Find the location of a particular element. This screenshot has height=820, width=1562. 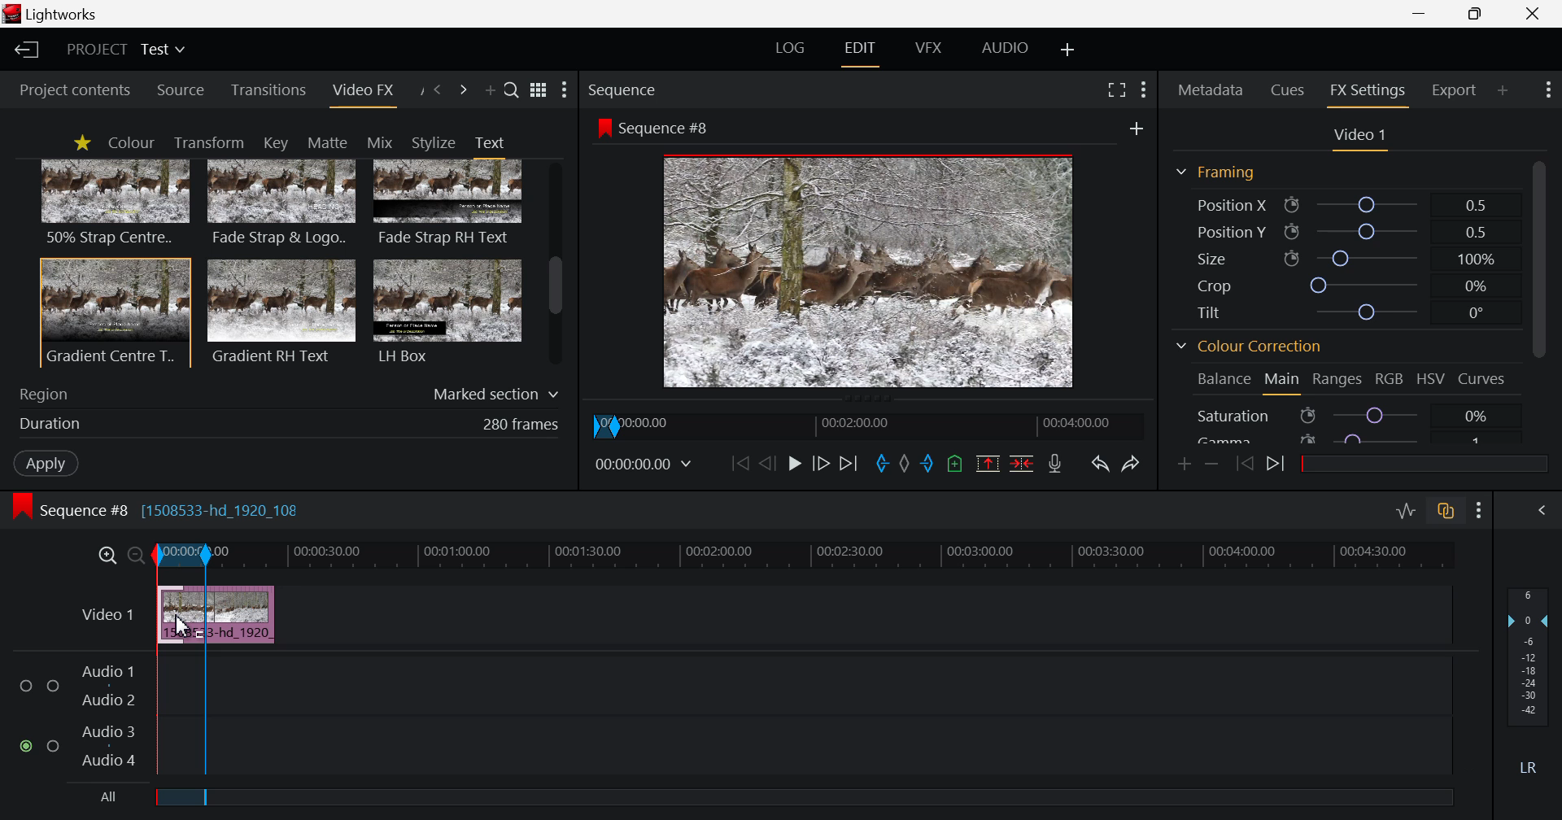

LOG Layout is located at coordinates (792, 50).